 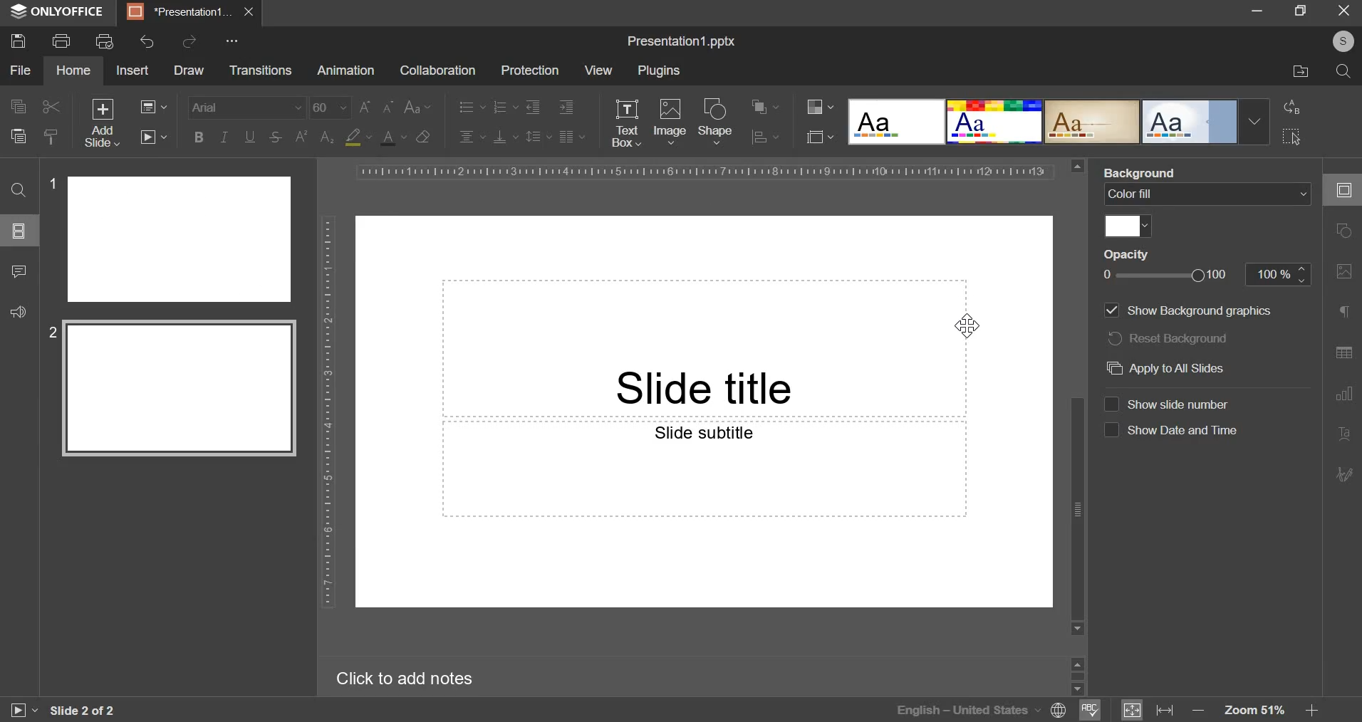 What do you see at coordinates (1143, 173) in the screenshot?
I see `background` at bounding box center [1143, 173].